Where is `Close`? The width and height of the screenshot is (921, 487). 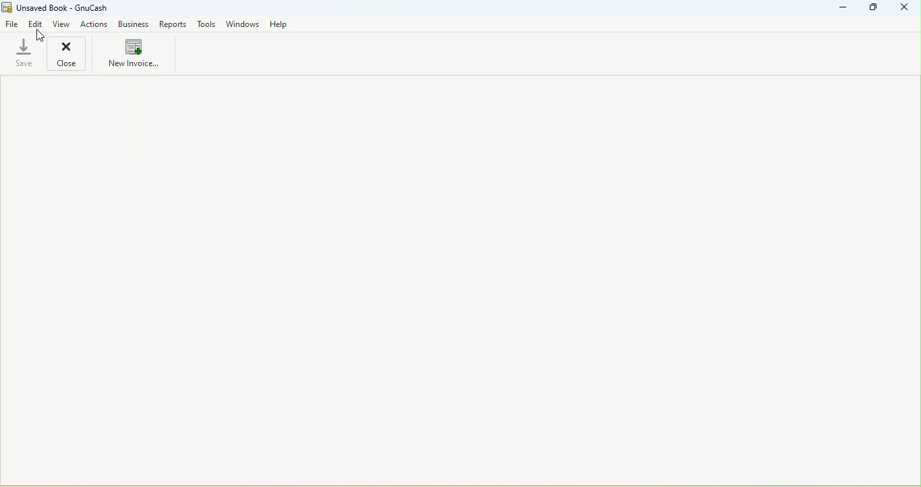
Close is located at coordinates (905, 8).